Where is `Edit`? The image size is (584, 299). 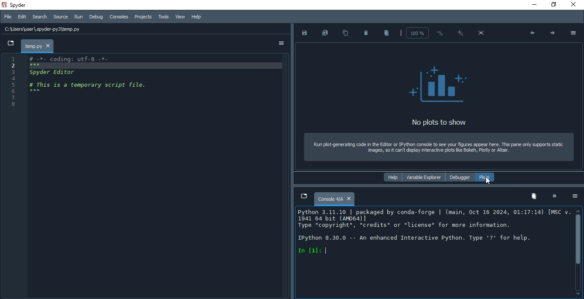
Edit is located at coordinates (21, 17).